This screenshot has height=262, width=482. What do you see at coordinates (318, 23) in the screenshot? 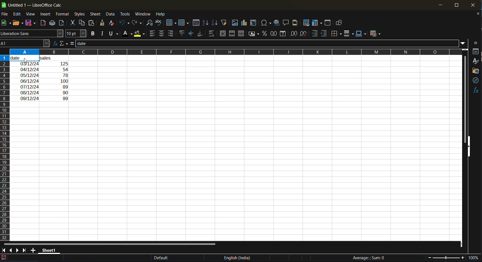
I see `freeze rows and columns` at bounding box center [318, 23].